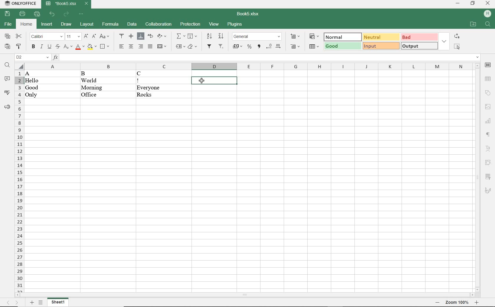 This screenshot has height=307, width=495. Describe the element at coordinates (73, 36) in the screenshot. I see `FONT SIZE` at that location.